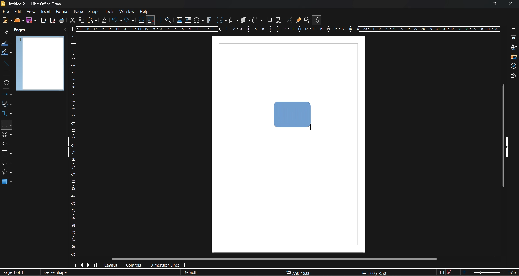 Image resolution: width=519 pixels, height=276 pixels. Describe the element at coordinates (31, 20) in the screenshot. I see `save` at that location.